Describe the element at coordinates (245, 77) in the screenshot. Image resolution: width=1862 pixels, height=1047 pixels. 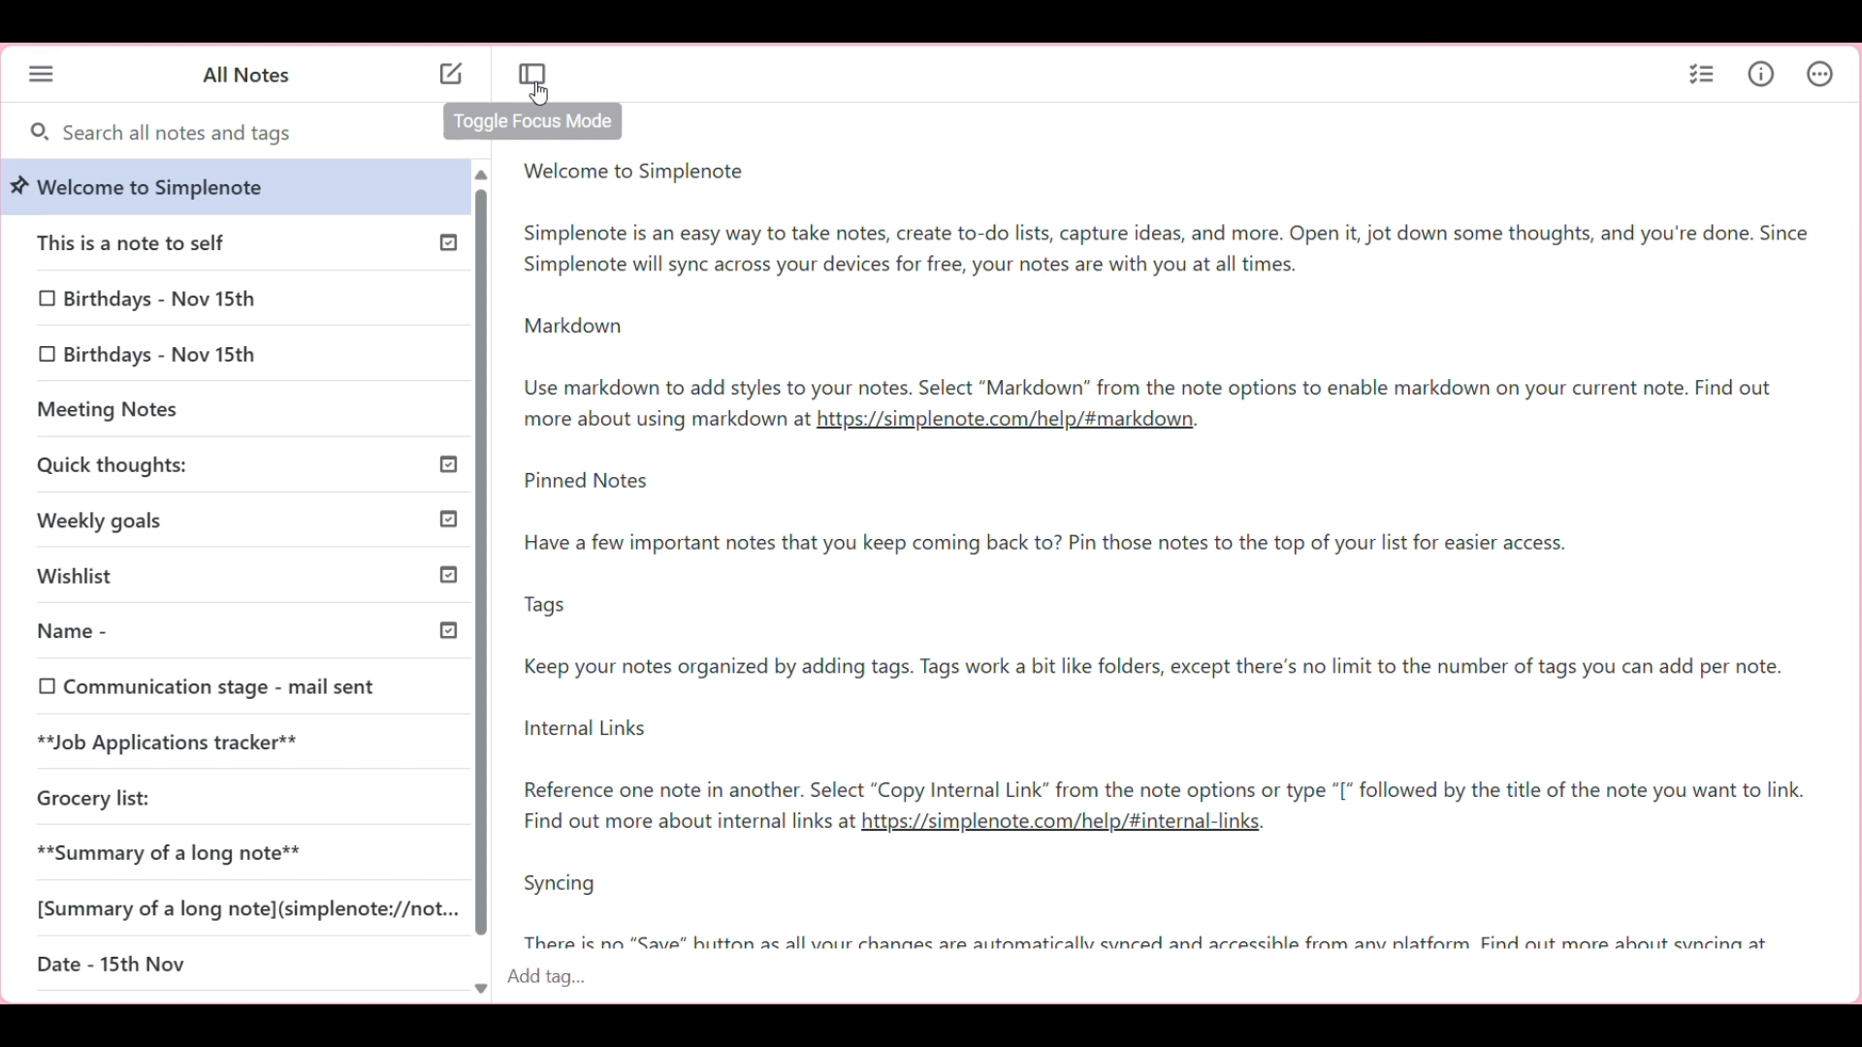
I see `Title of left panel` at that location.